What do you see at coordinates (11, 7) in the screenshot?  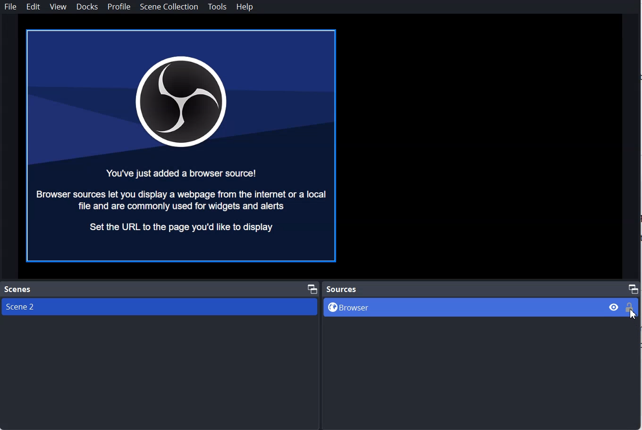 I see `File` at bounding box center [11, 7].